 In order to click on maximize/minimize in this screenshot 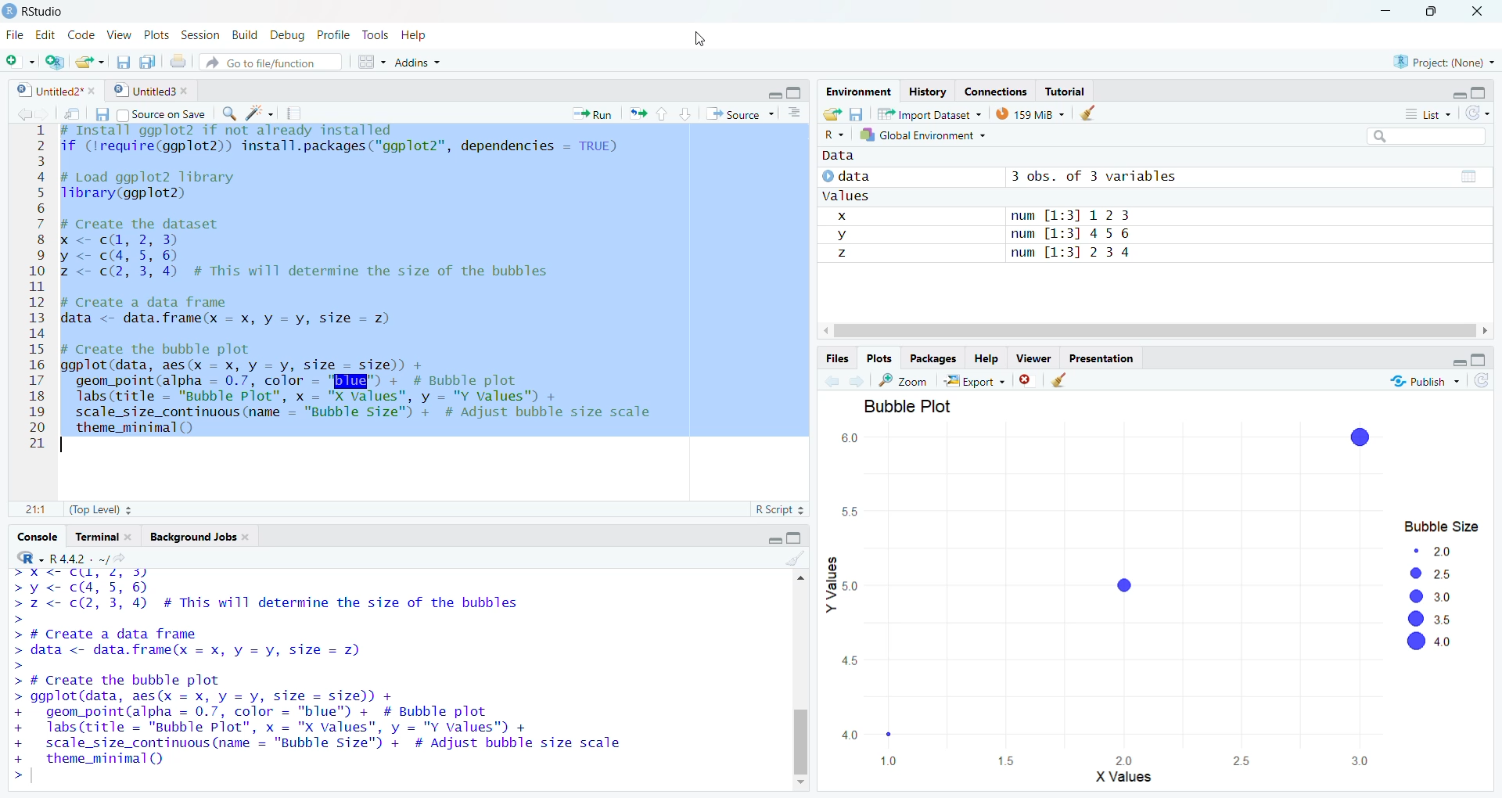, I will do `click(1465, 89)`.